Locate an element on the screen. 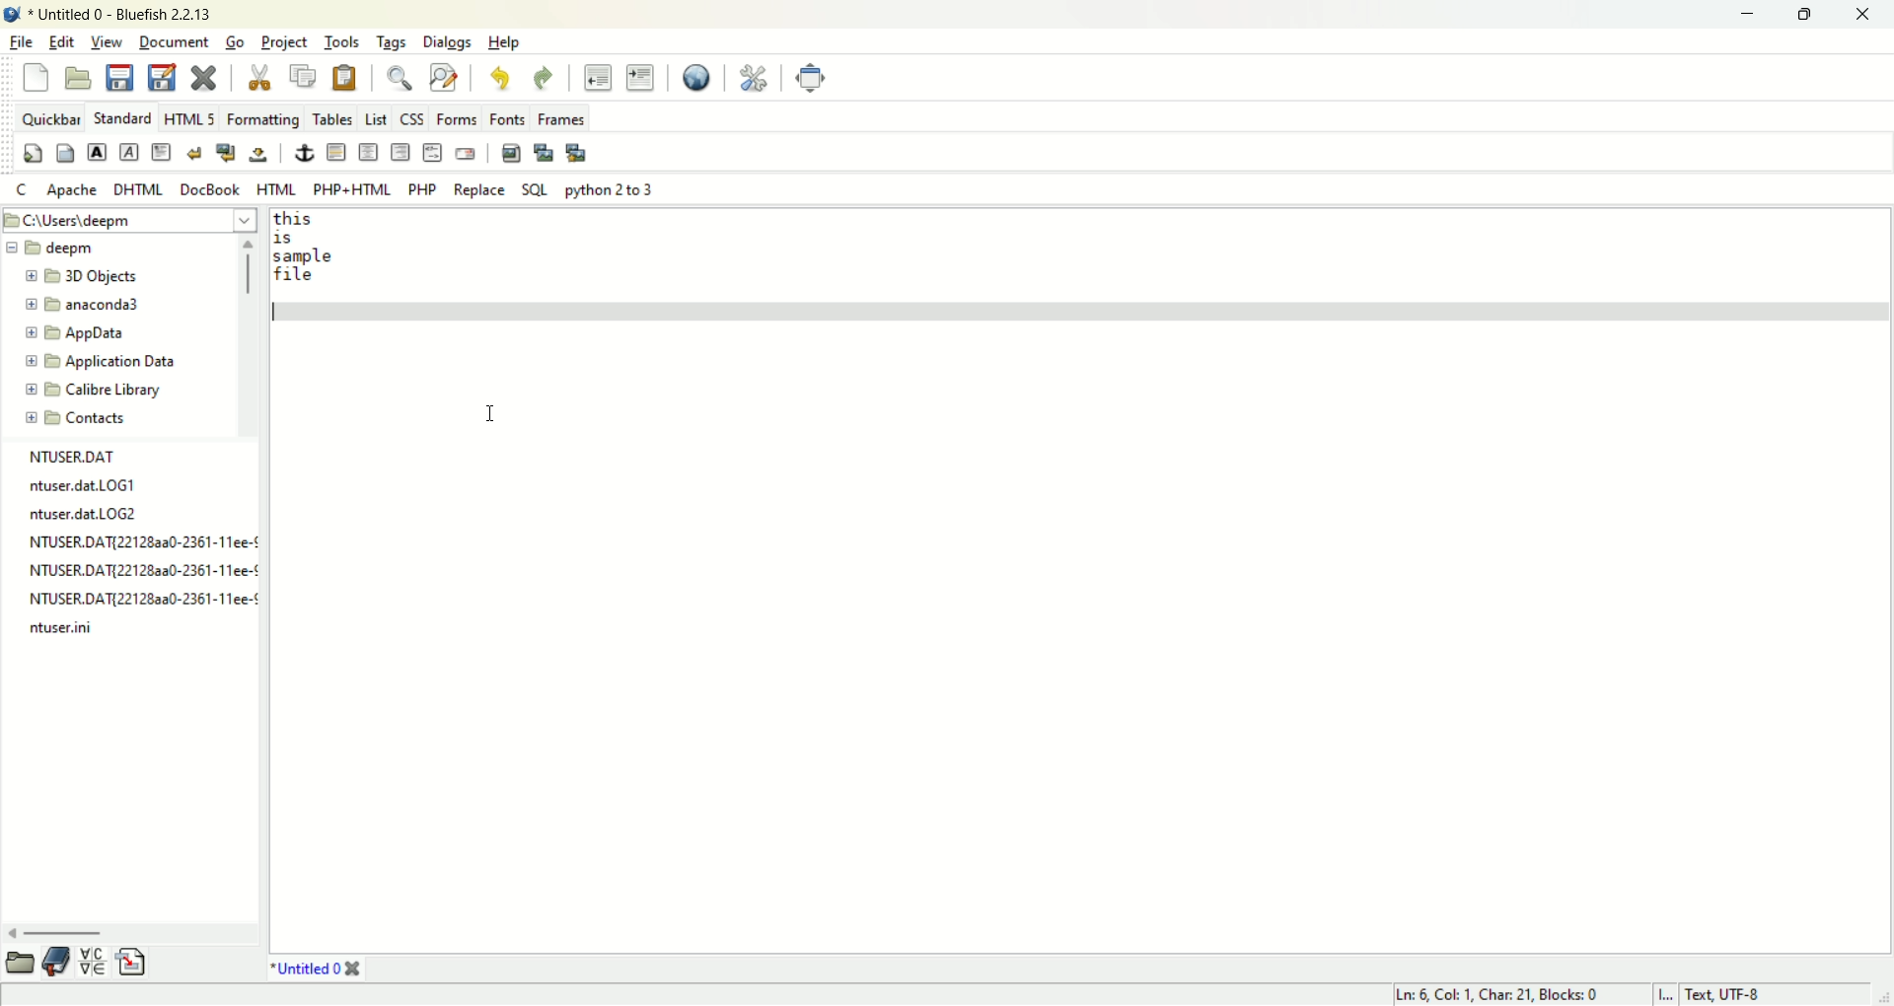  apache is located at coordinates (70, 191).